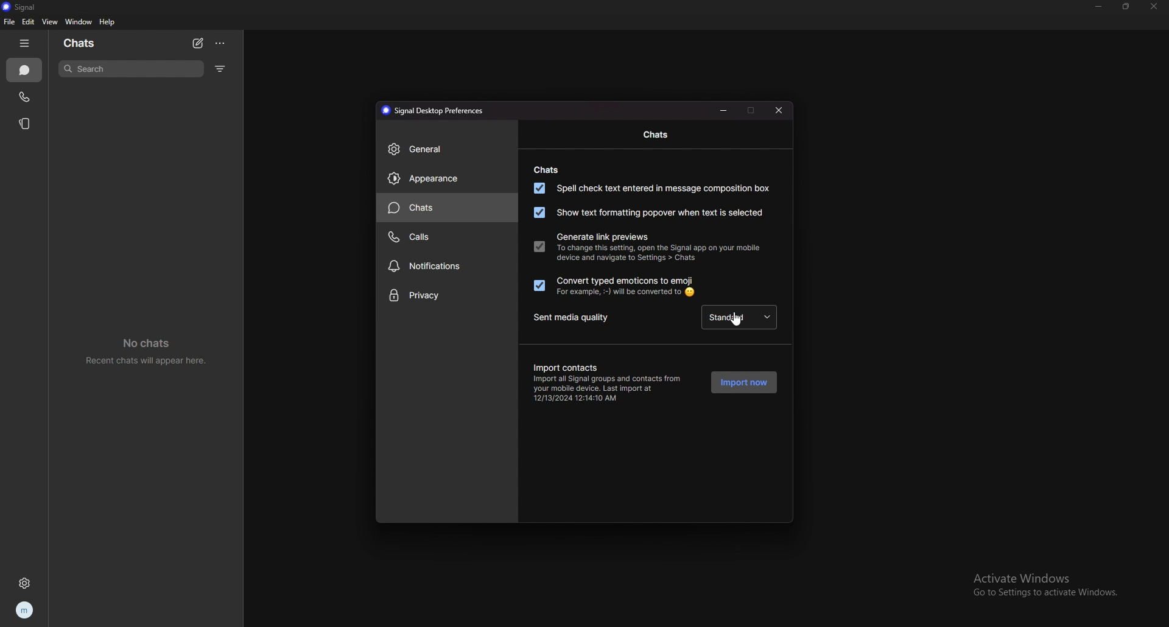 Image resolution: width=1169 pixels, height=627 pixels. I want to click on standard, so click(743, 317).